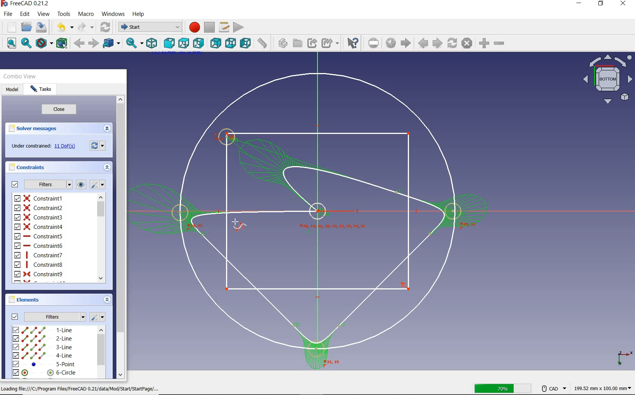 This screenshot has height=395, width=635. What do you see at coordinates (26, 43) in the screenshot?
I see `fit selection` at bounding box center [26, 43].